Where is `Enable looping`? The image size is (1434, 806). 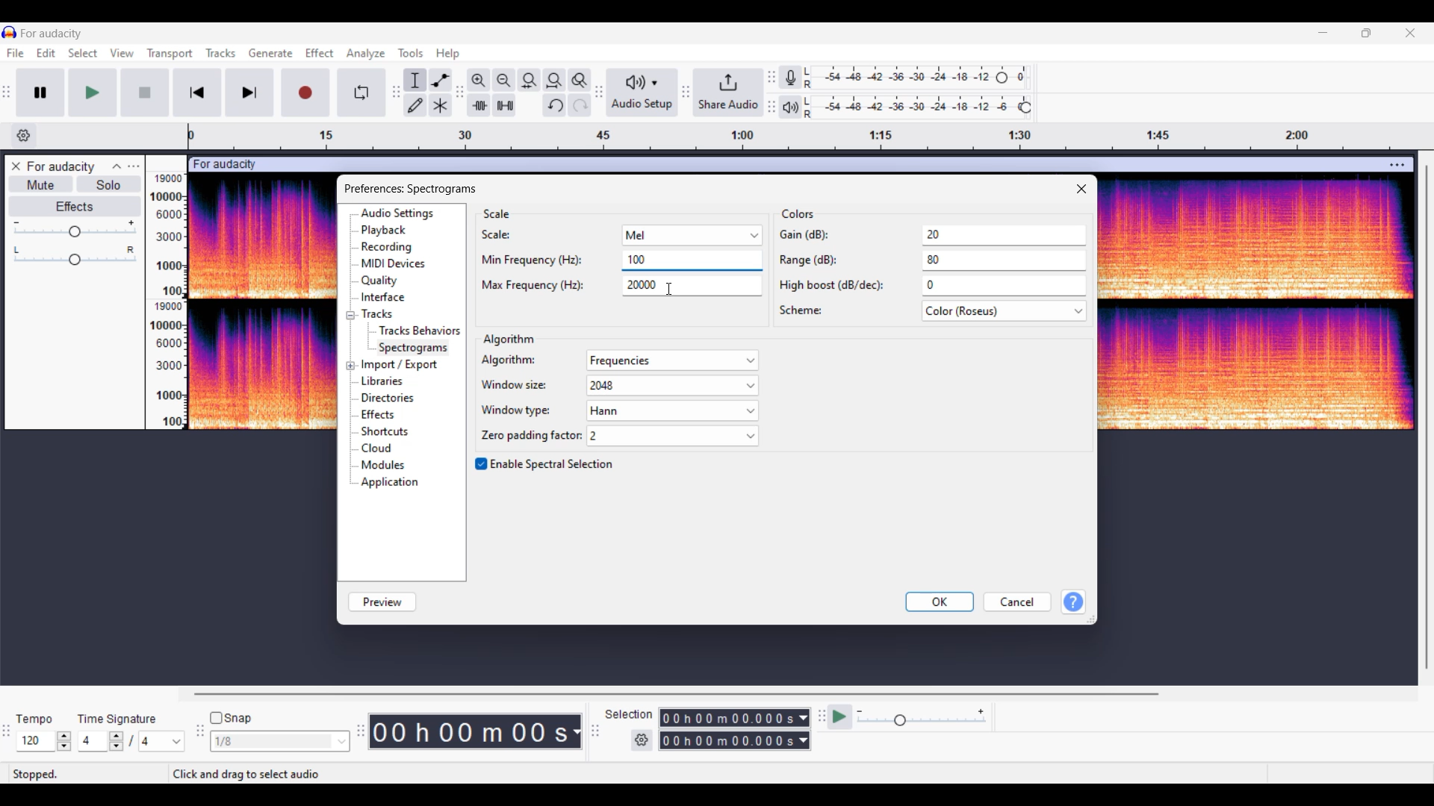 Enable looping is located at coordinates (361, 93).